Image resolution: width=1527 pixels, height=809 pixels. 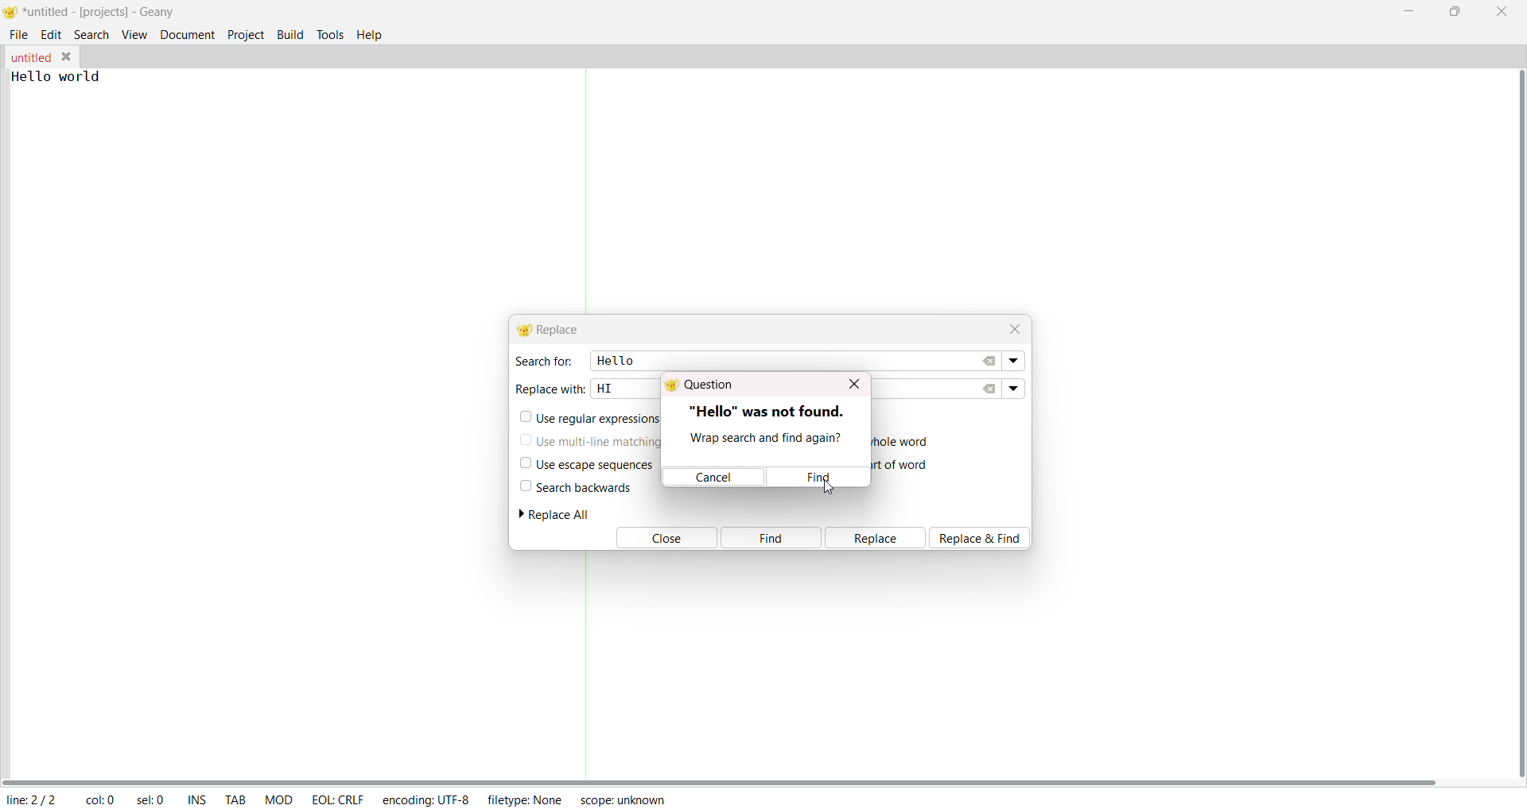 I want to click on find, so click(x=822, y=478).